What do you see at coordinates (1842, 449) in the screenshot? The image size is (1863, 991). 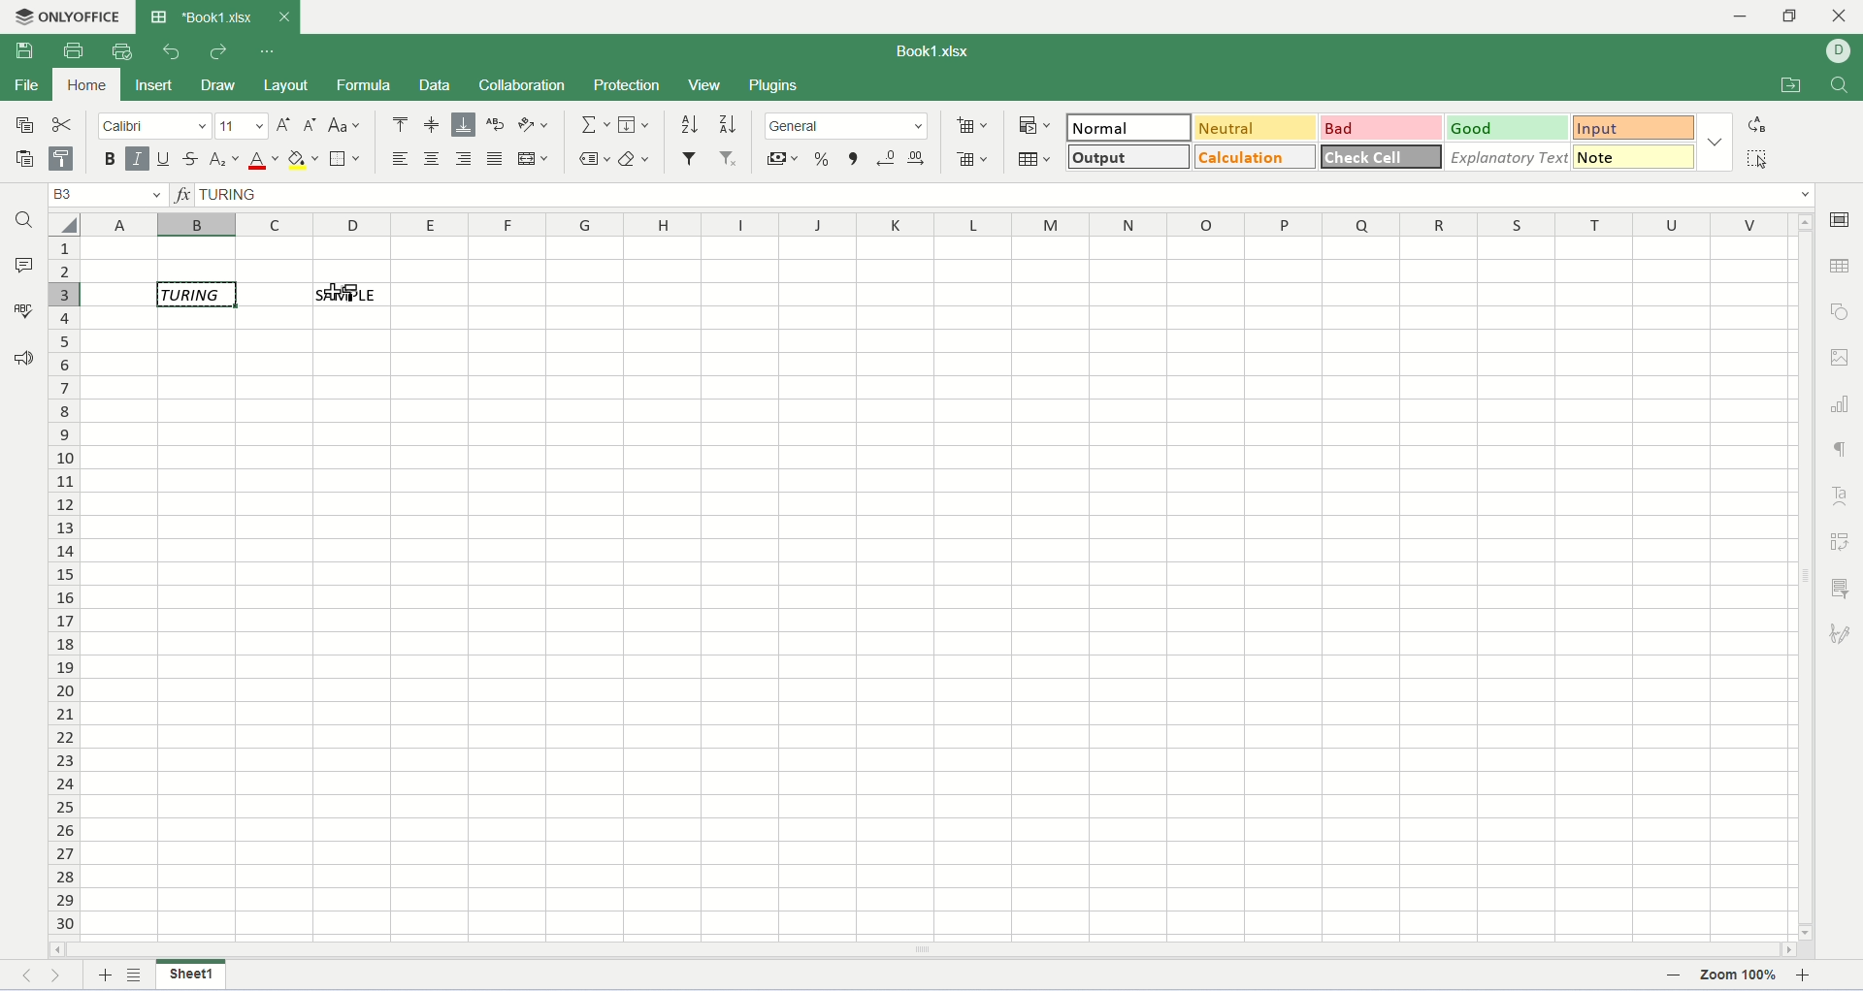 I see `paragraph settings` at bounding box center [1842, 449].